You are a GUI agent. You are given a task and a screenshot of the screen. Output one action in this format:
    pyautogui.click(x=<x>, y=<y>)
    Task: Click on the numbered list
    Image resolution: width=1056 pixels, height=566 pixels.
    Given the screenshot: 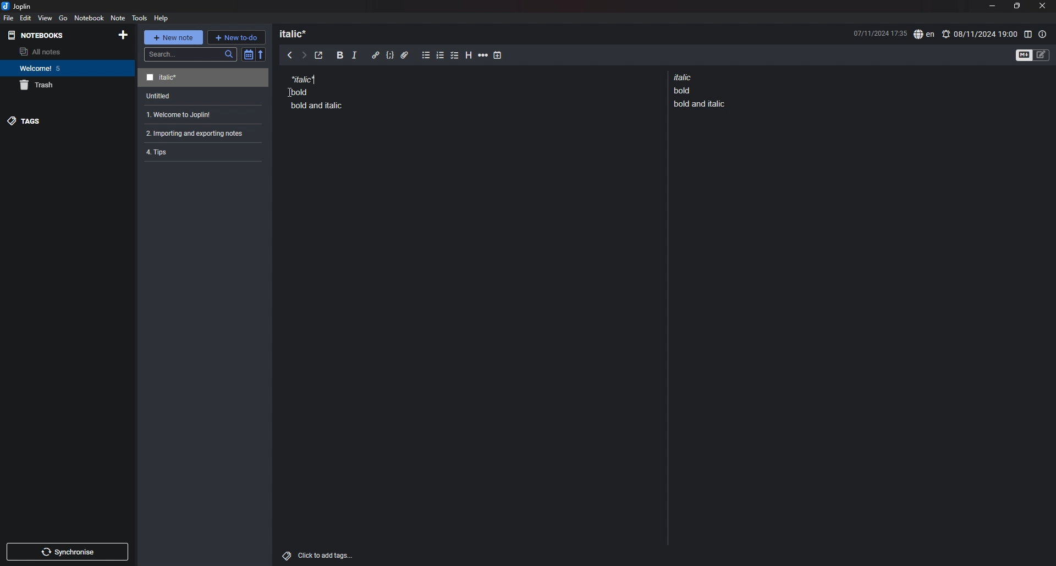 What is the action you would take?
    pyautogui.click(x=441, y=57)
    